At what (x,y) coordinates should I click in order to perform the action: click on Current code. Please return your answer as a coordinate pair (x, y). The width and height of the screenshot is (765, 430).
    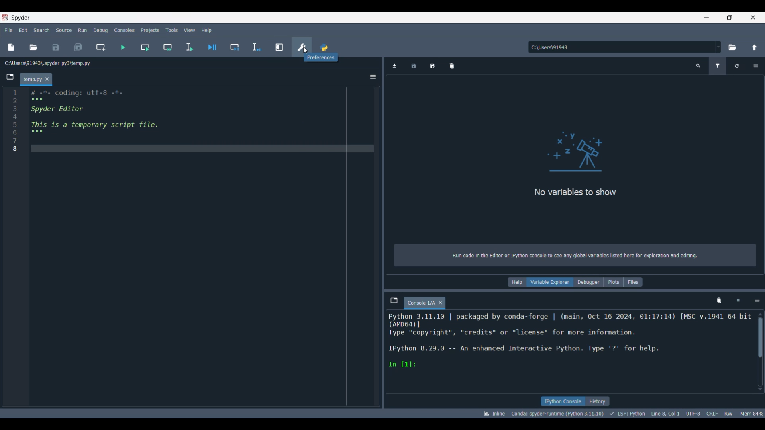
    Looking at the image, I should click on (191, 120).